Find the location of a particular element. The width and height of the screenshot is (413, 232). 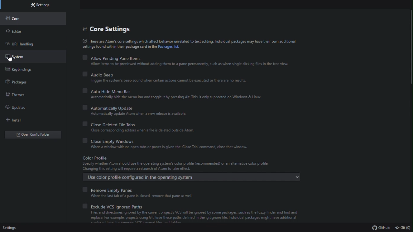

git is located at coordinates (404, 228).